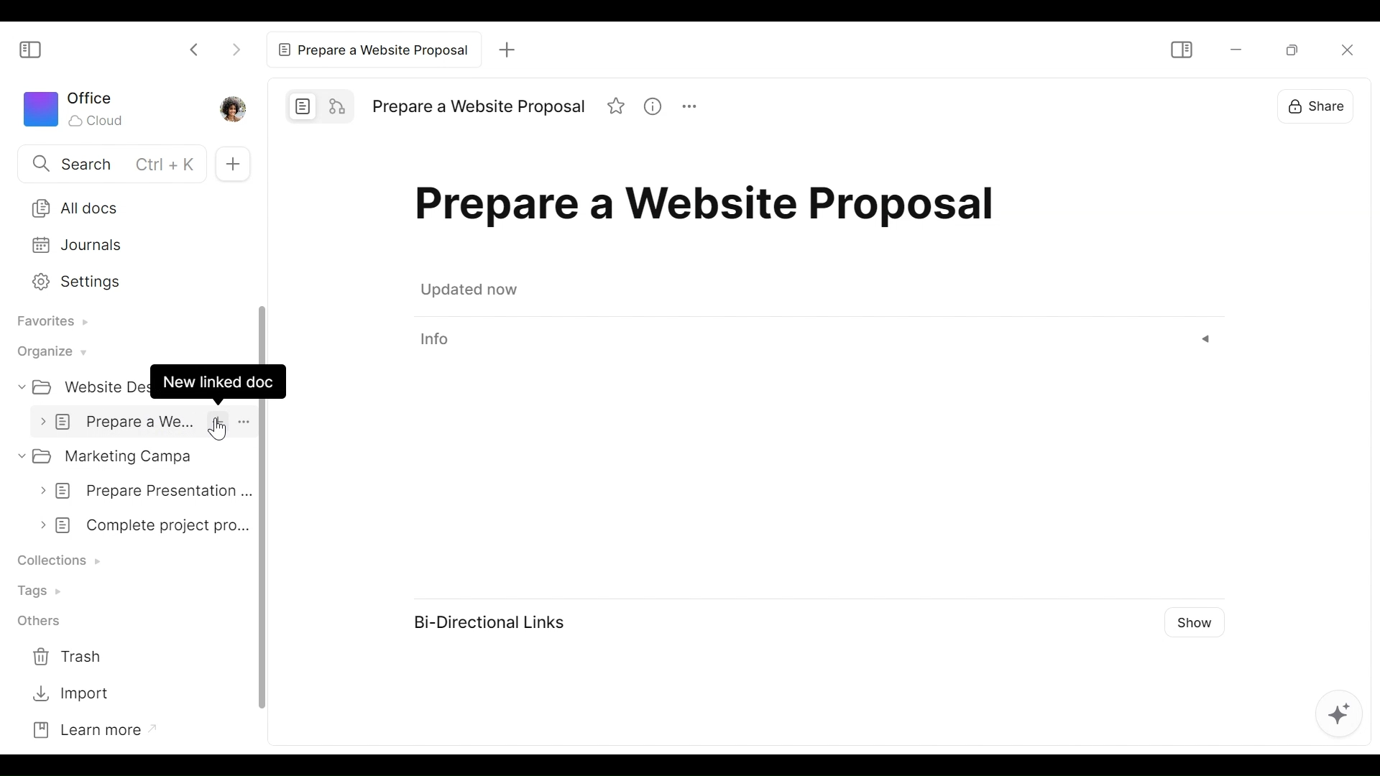  I want to click on Document, so click(139, 526).